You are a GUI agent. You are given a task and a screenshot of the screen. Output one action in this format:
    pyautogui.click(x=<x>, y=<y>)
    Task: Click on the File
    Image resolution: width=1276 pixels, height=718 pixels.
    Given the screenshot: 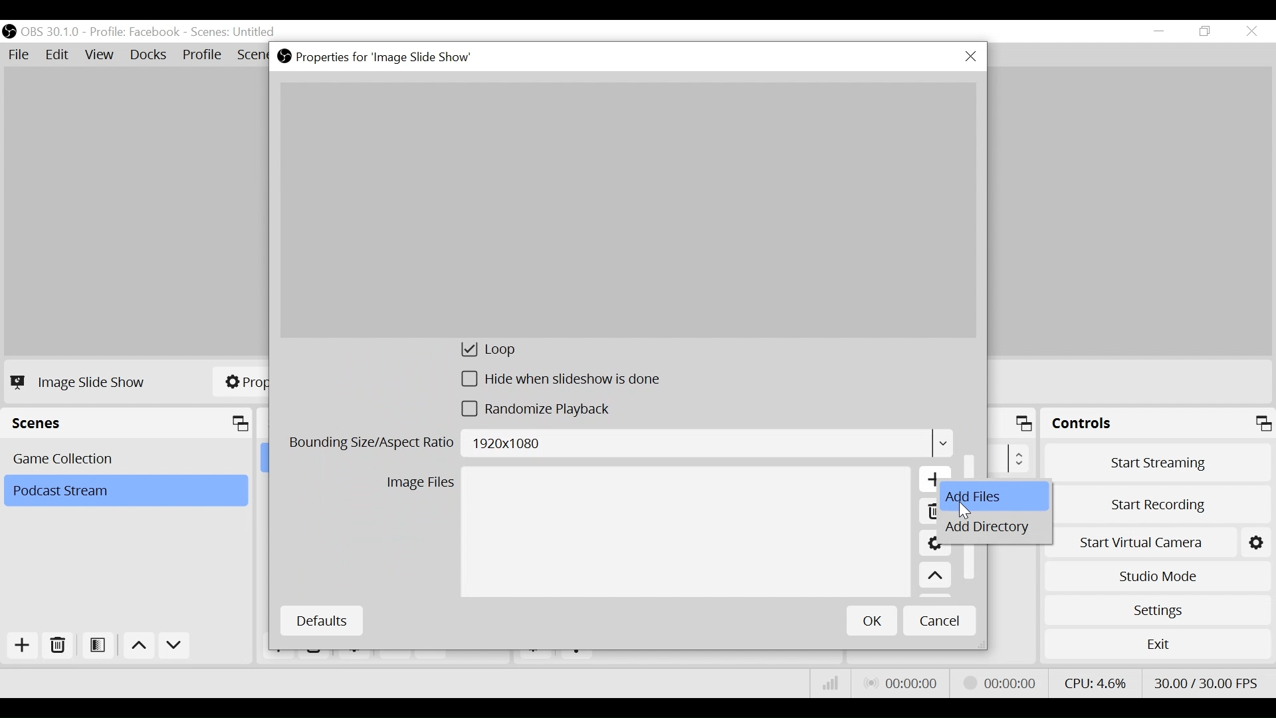 What is the action you would take?
    pyautogui.click(x=21, y=55)
    